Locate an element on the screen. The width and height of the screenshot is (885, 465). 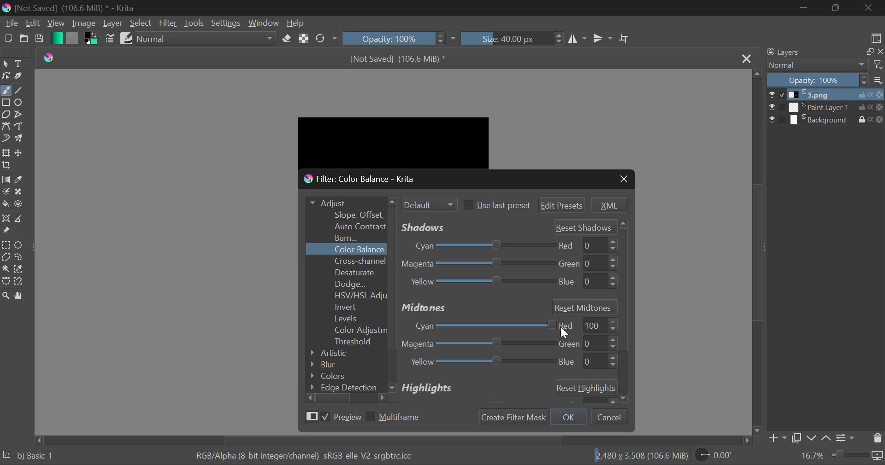
16.7% is located at coordinates (809, 457).